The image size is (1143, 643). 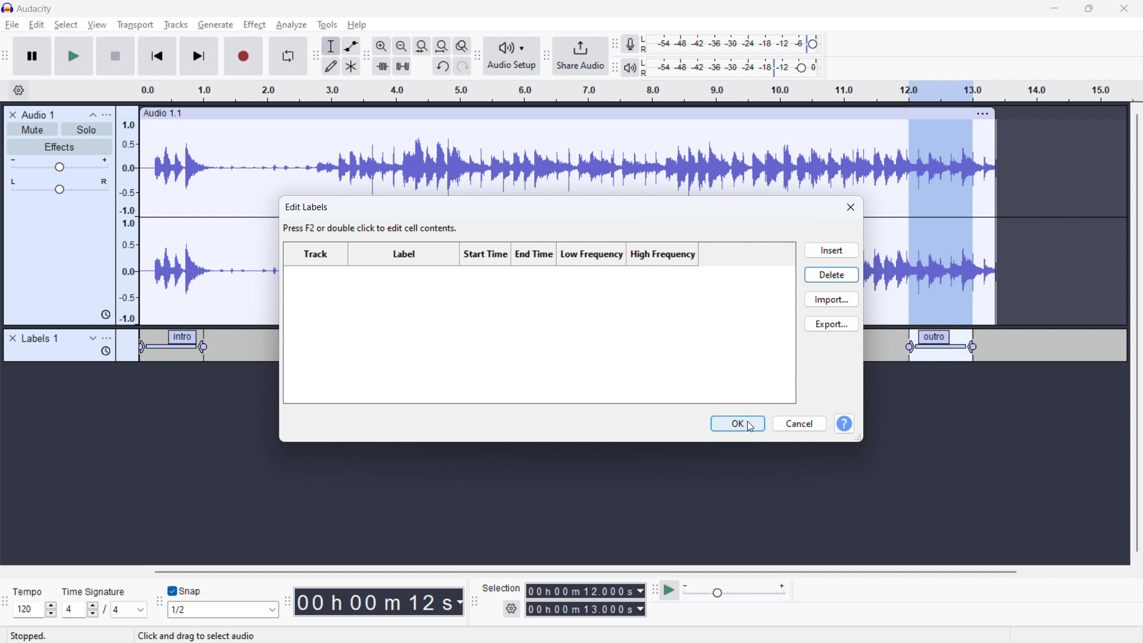 What do you see at coordinates (477, 56) in the screenshot?
I see `audio setup toolbar` at bounding box center [477, 56].